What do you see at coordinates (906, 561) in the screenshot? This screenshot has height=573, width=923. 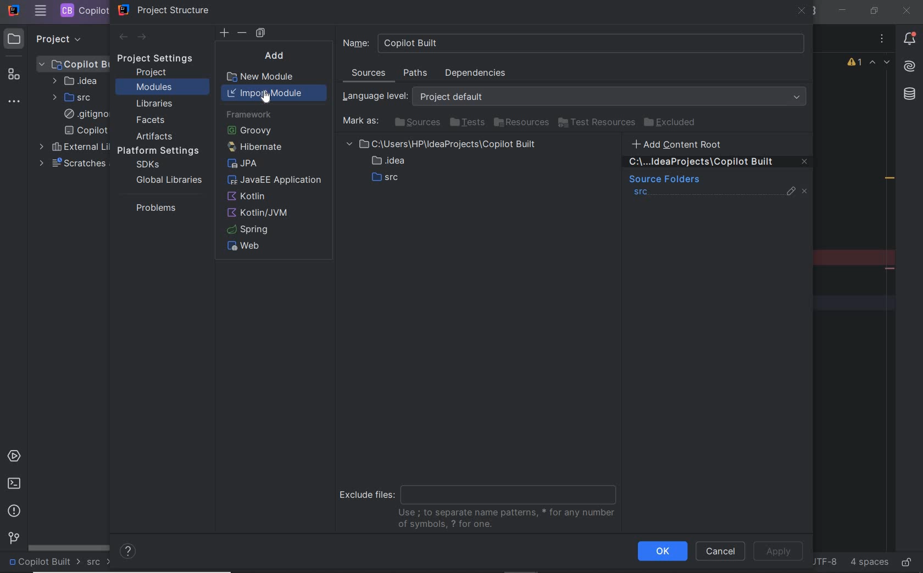 I see `make file ready only` at bounding box center [906, 561].